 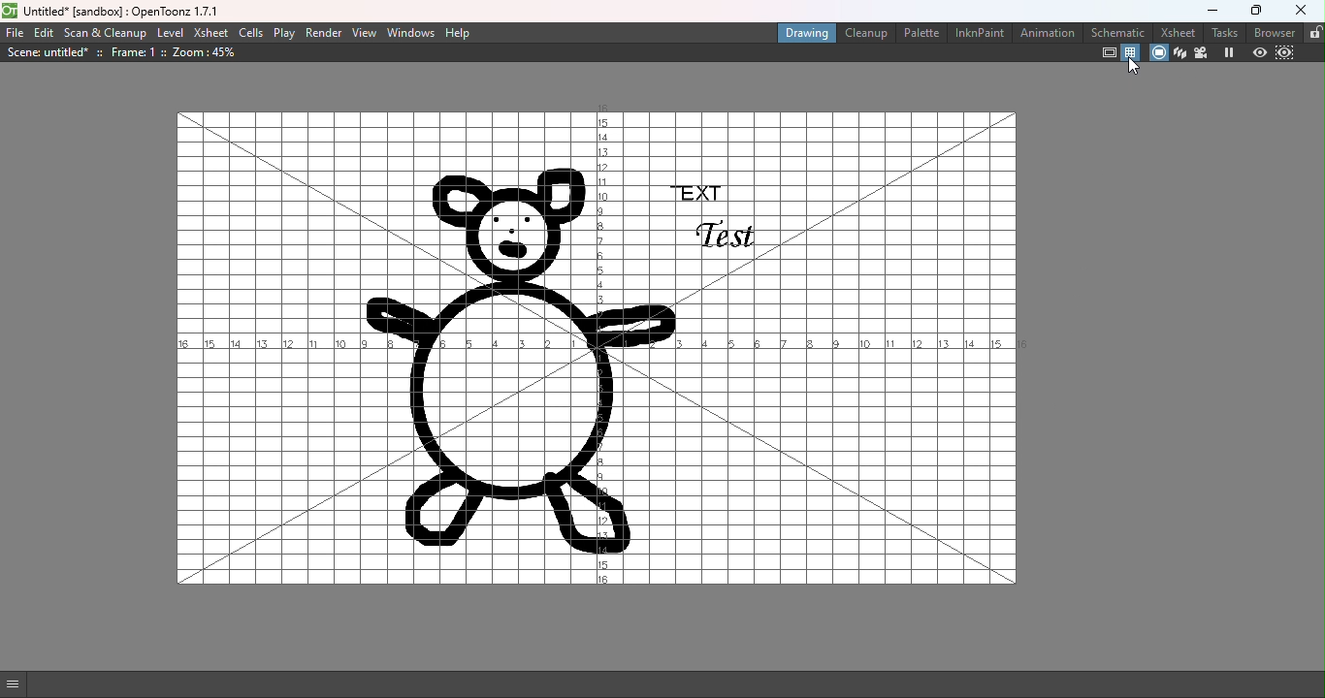 I want to click on Tasks, so click(x=1224, y=32).